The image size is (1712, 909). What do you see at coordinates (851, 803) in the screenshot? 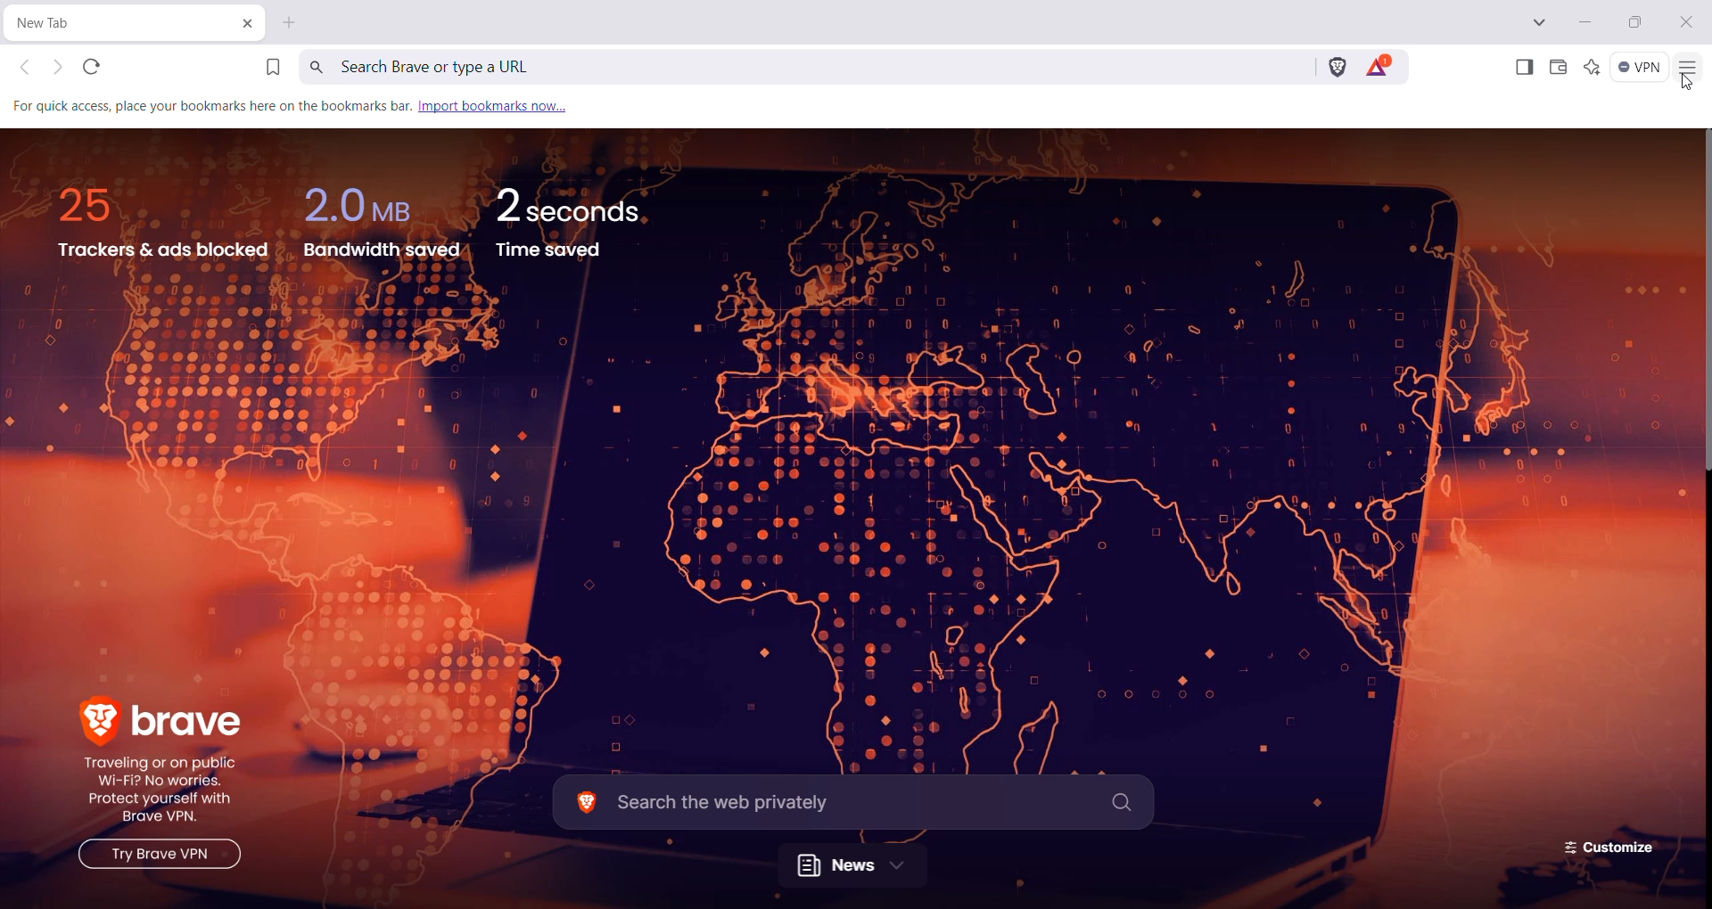
I see `search the web privately` at bounding box center [851, 803].